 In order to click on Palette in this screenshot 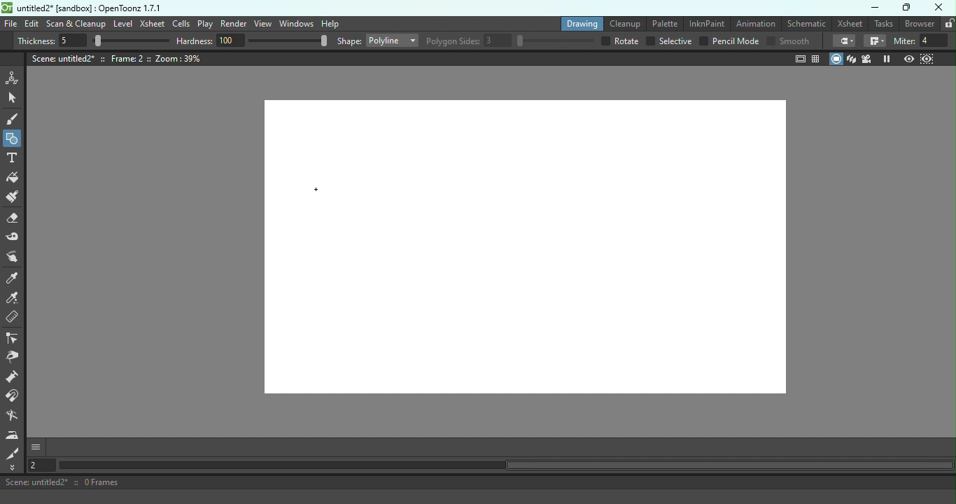, I will do `click(662, 24)`.